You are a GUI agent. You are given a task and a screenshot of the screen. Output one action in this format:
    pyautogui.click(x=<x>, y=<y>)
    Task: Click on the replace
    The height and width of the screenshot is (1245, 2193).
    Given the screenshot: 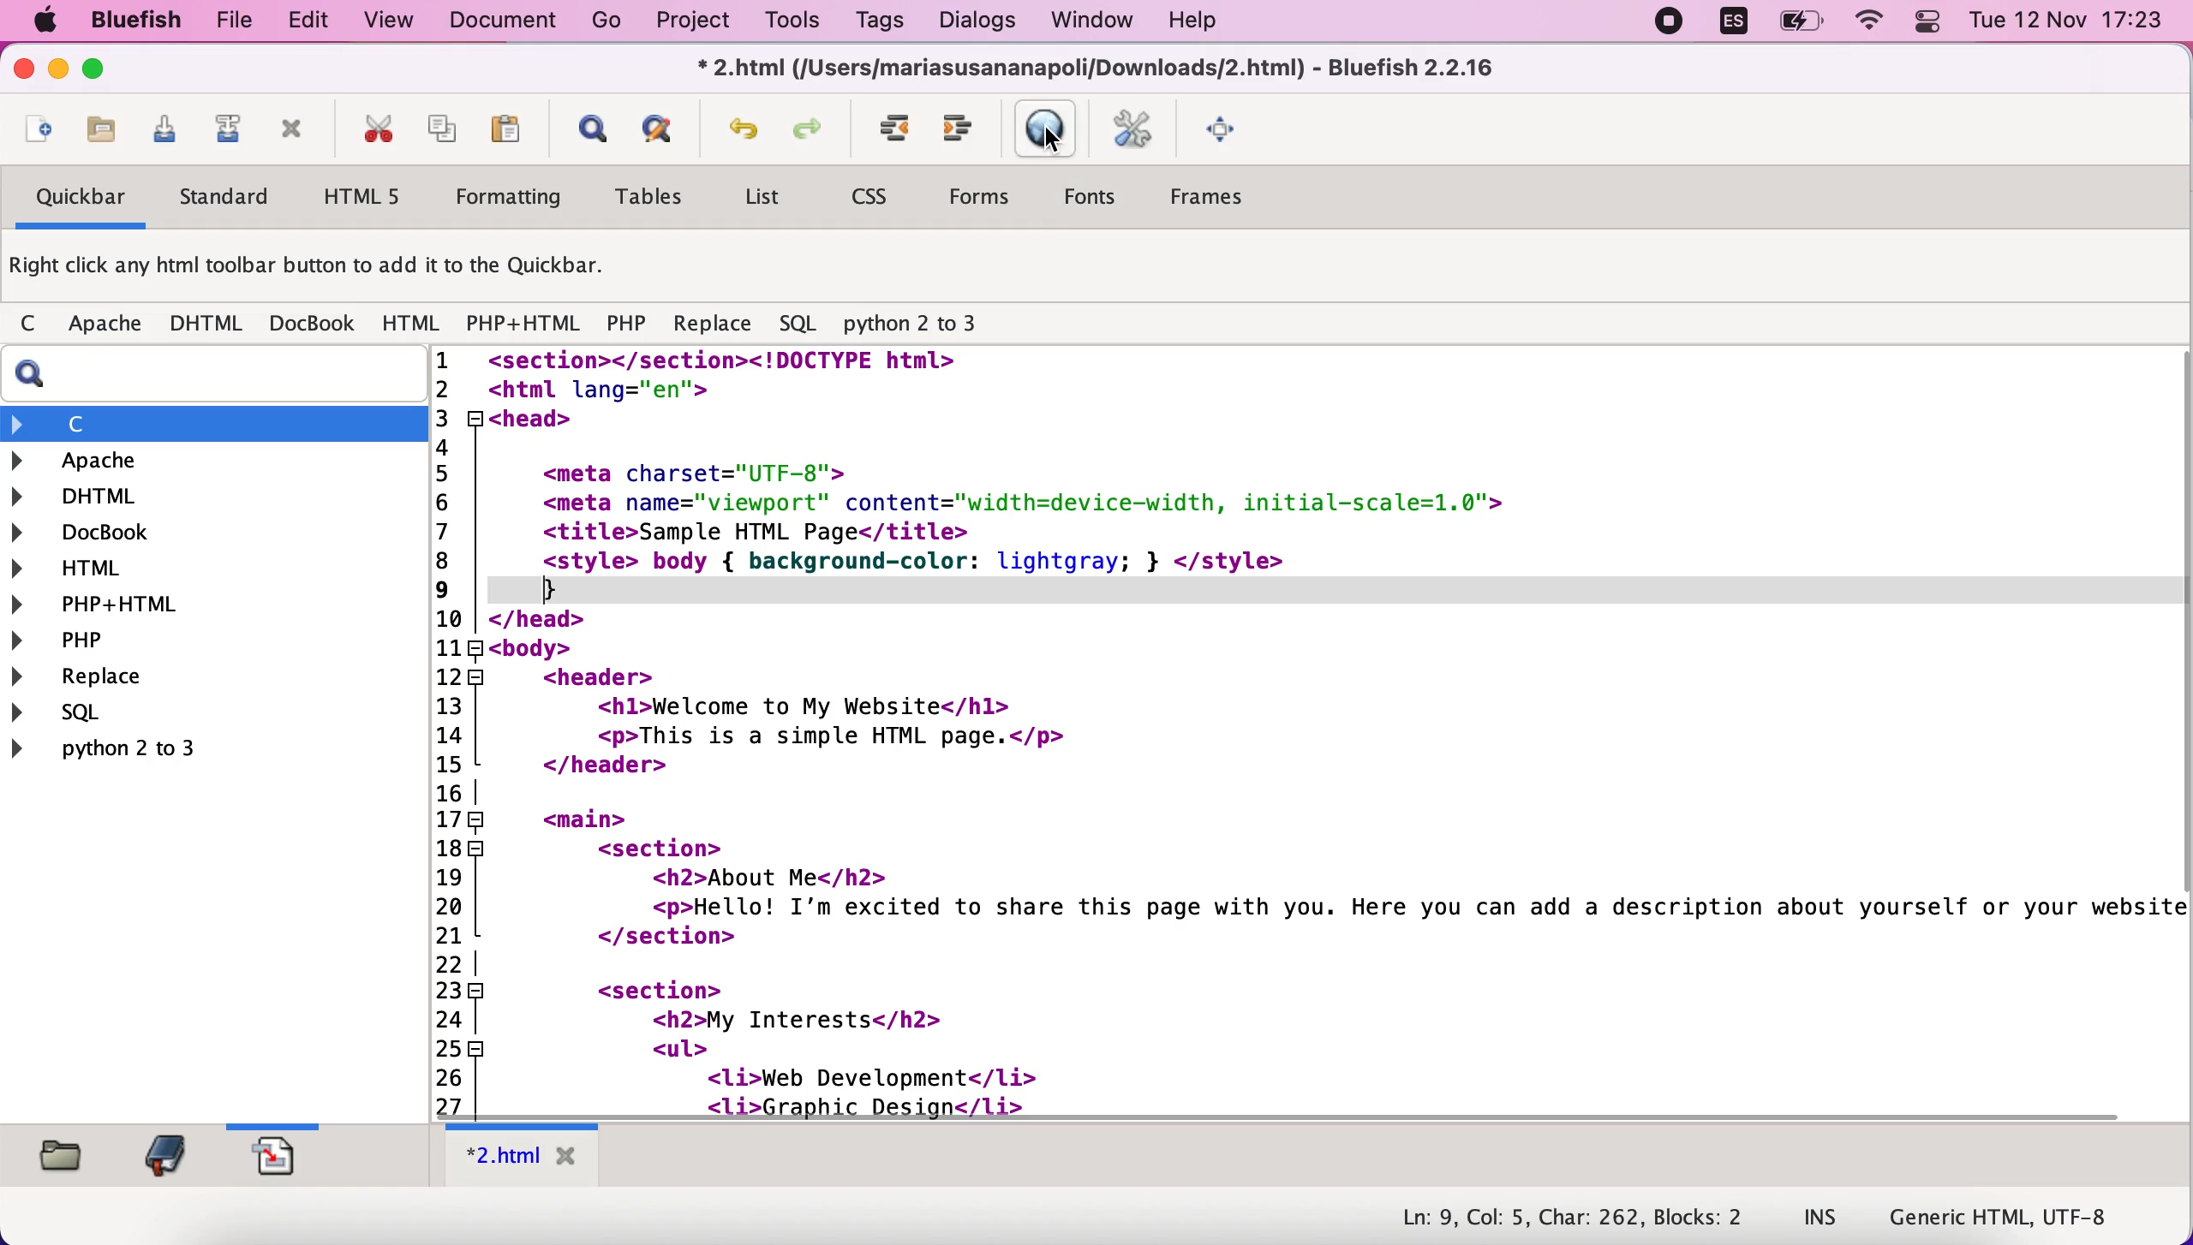 What is the action you would take?
    pyautogui.click(x=717, y=322)
    